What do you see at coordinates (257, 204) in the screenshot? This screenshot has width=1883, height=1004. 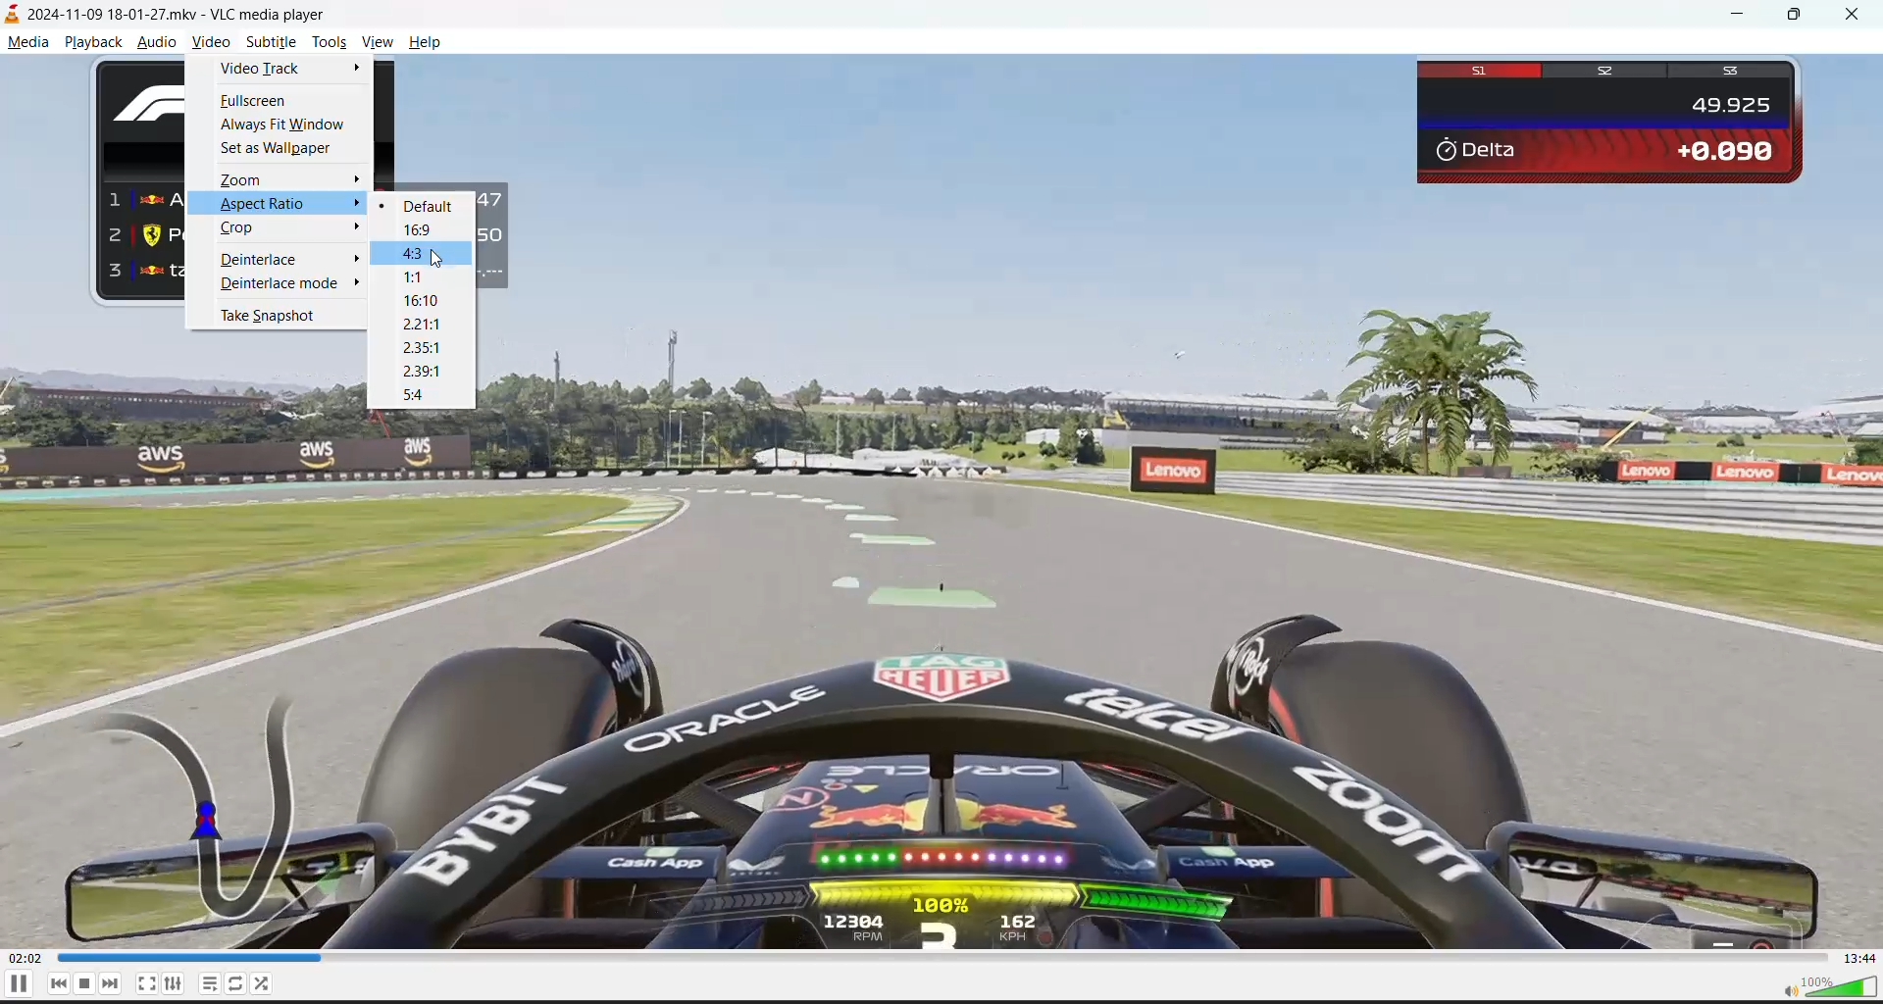 I see `aspect ratio` at bounding box center [257, 204].